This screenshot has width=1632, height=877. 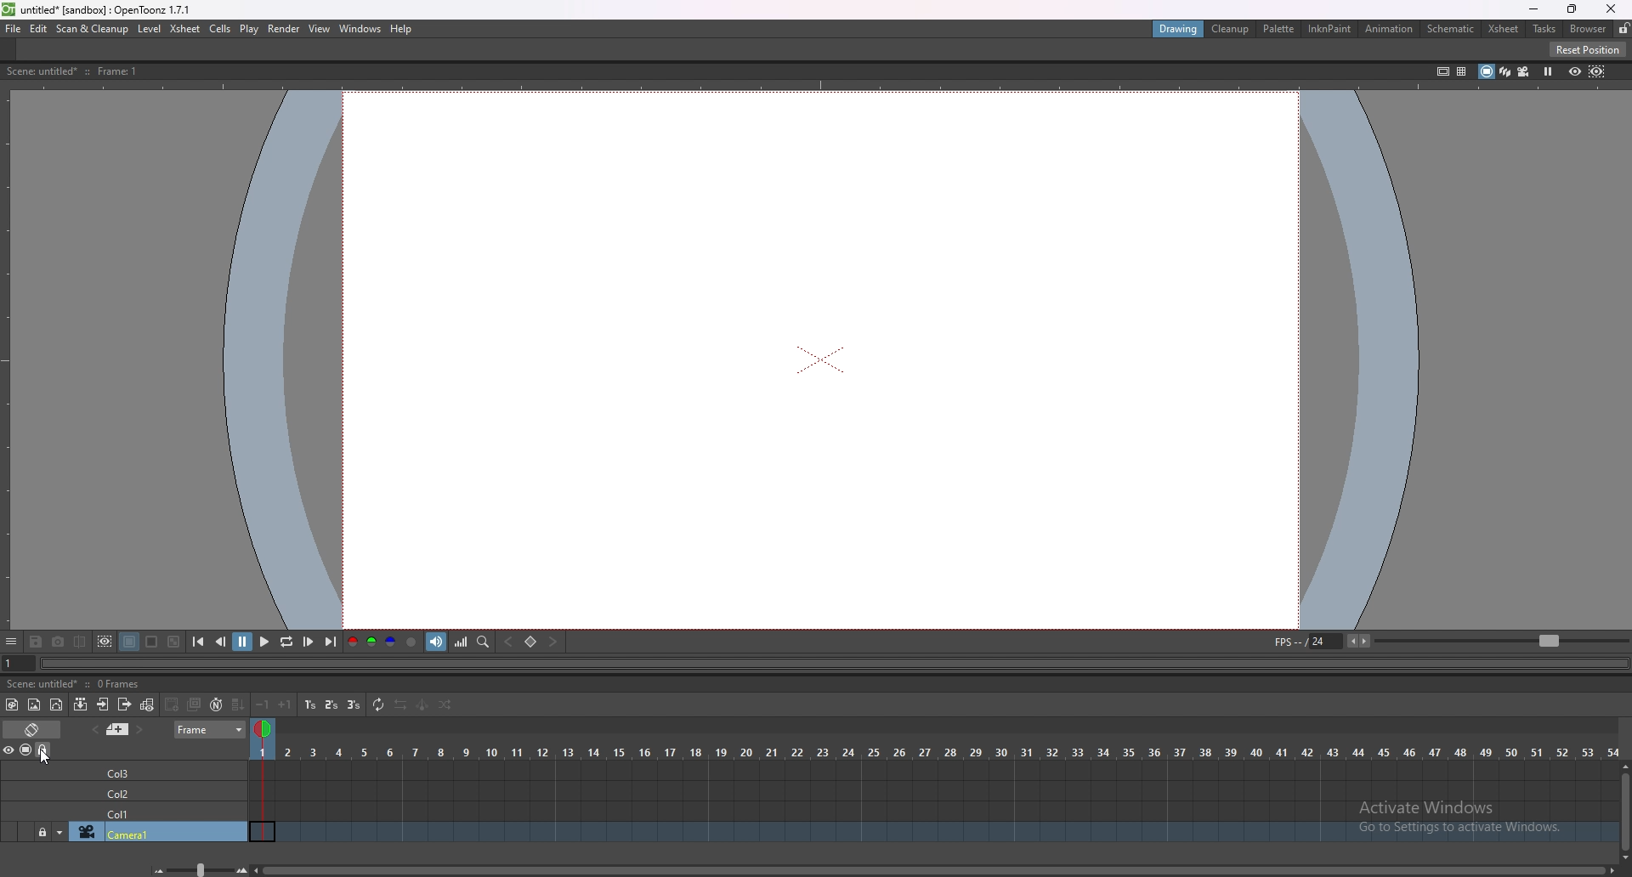 I want to click on drawing, so click(x=1179, y=30).